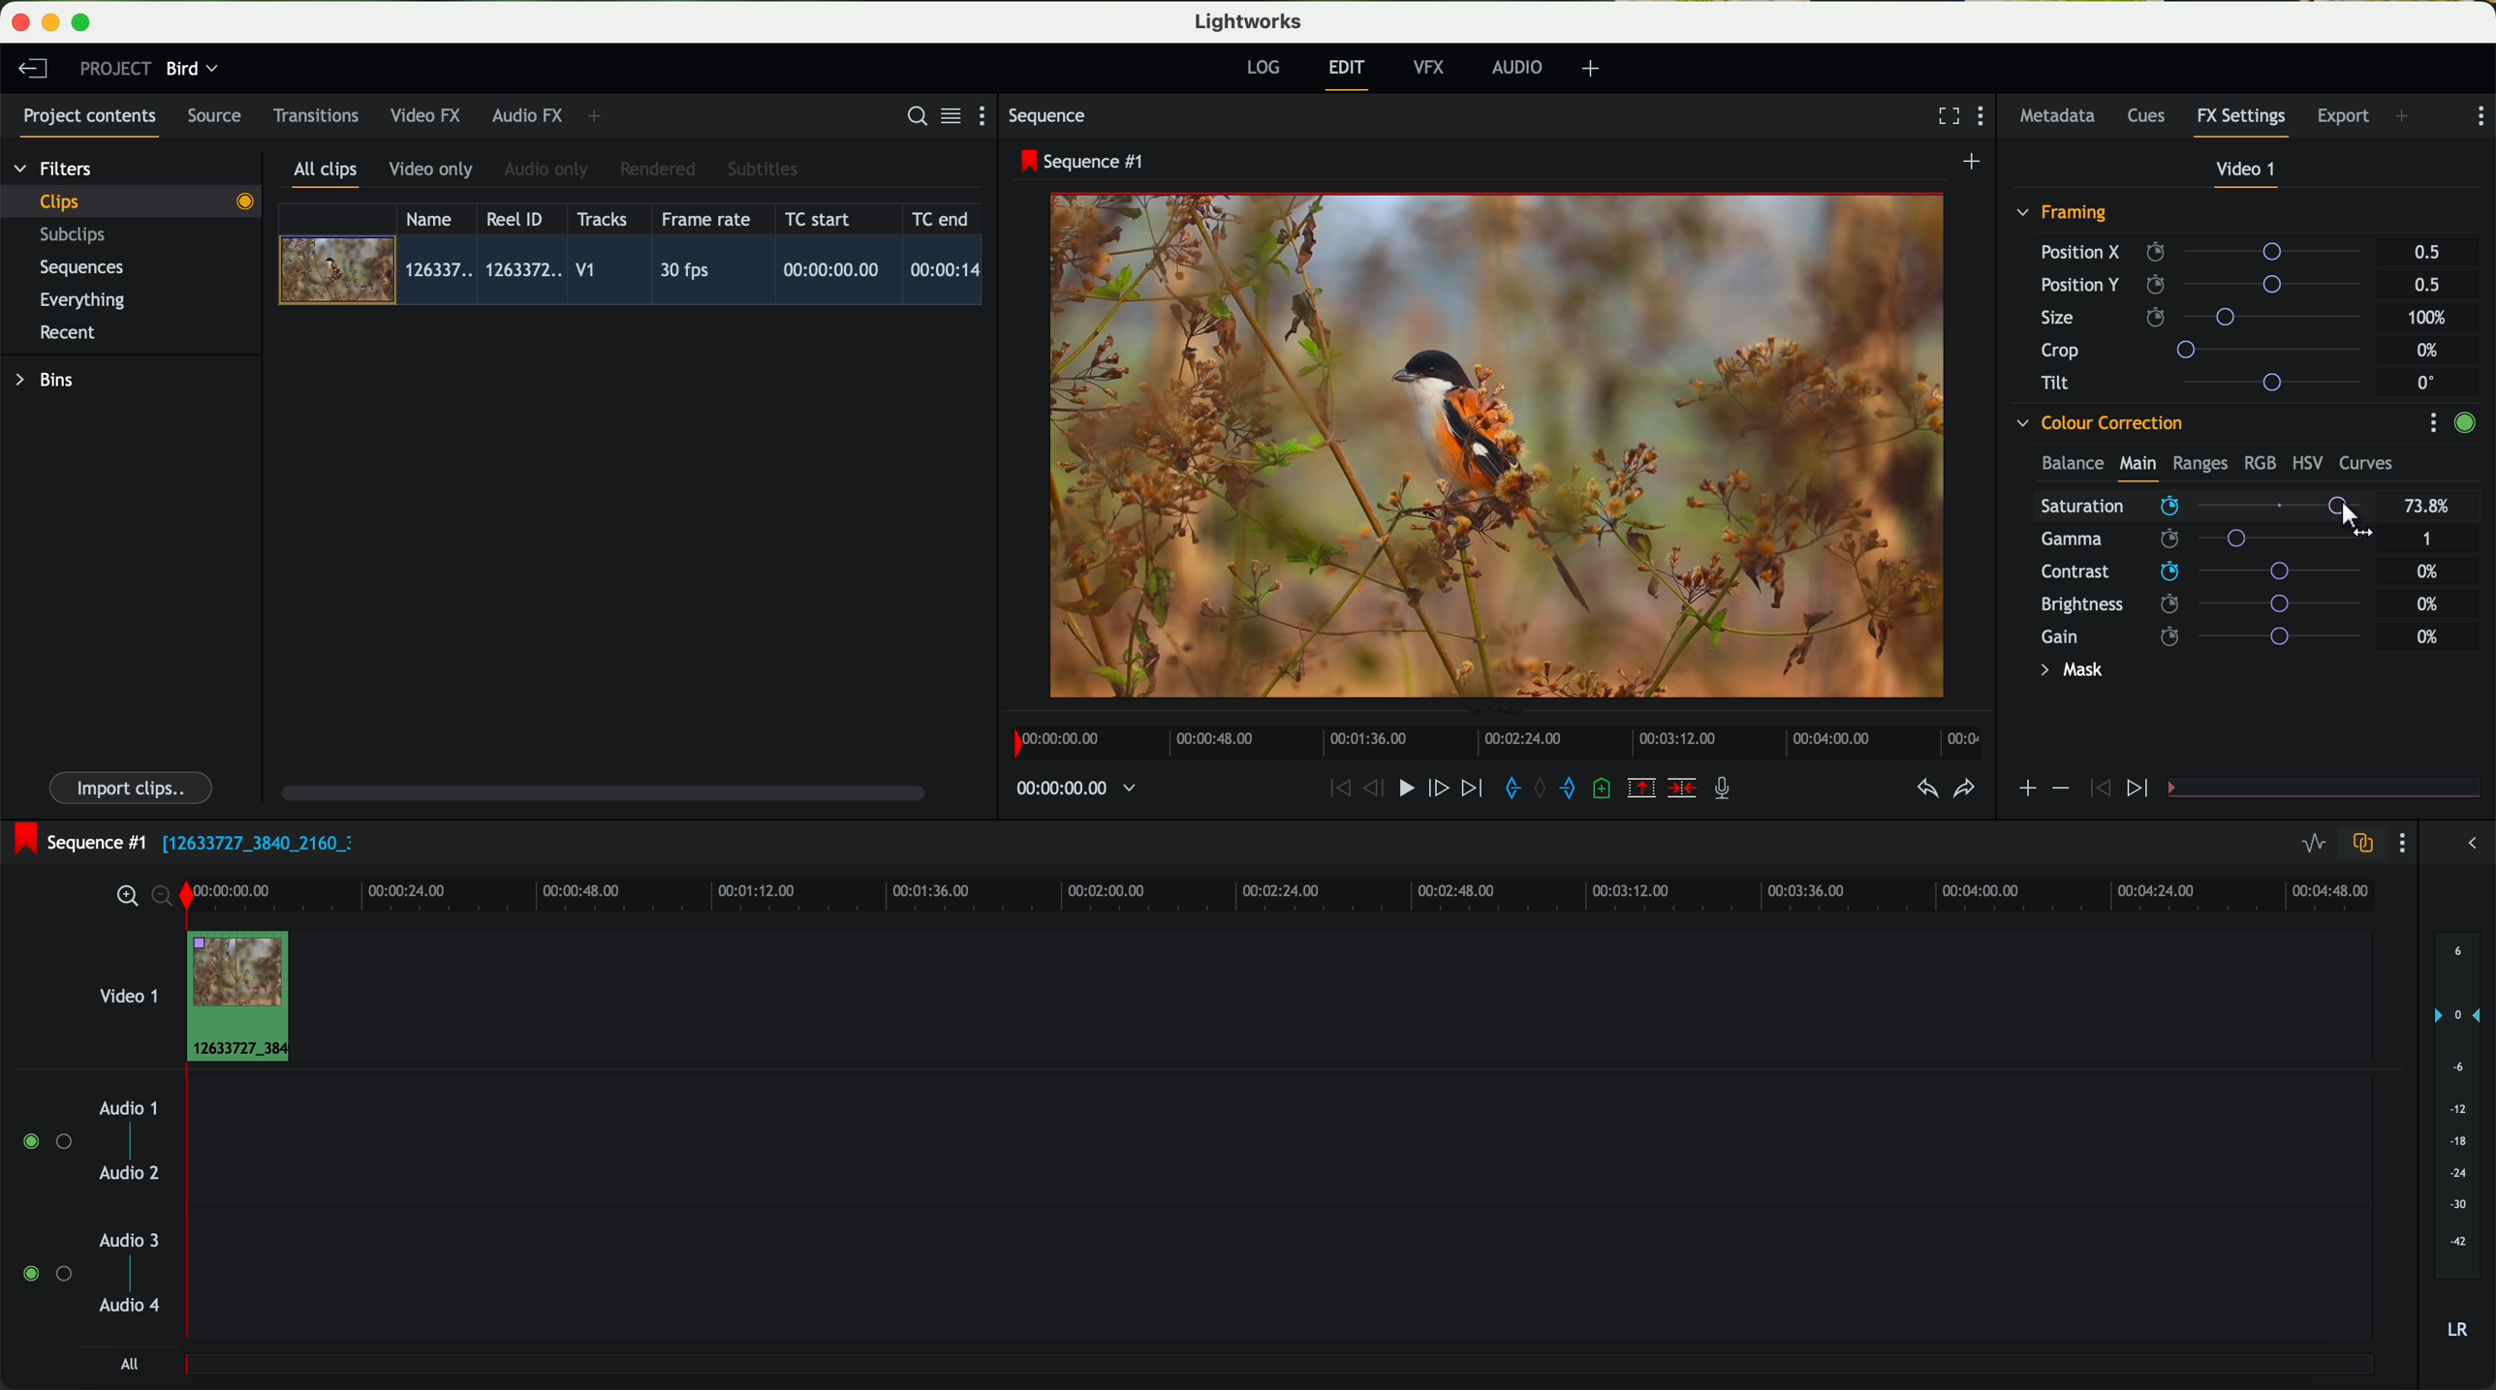  What do you see at coordinates (2464, 425) in the screenshot?
I see `enable` at bounding box center [2464, 425].